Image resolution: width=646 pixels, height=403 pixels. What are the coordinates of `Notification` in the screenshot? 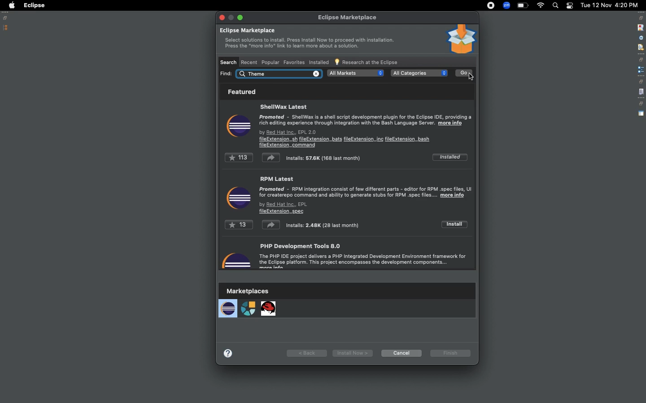 It's located at (569, 6).